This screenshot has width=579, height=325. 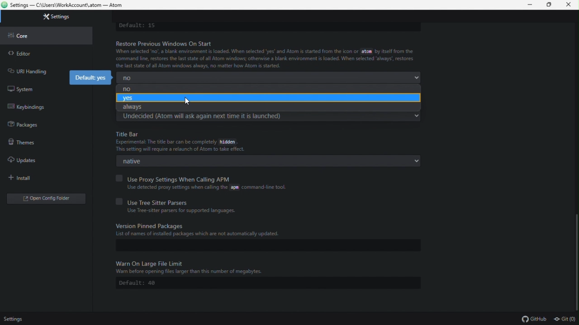 I want to click on core , so click(x=40, y=36).